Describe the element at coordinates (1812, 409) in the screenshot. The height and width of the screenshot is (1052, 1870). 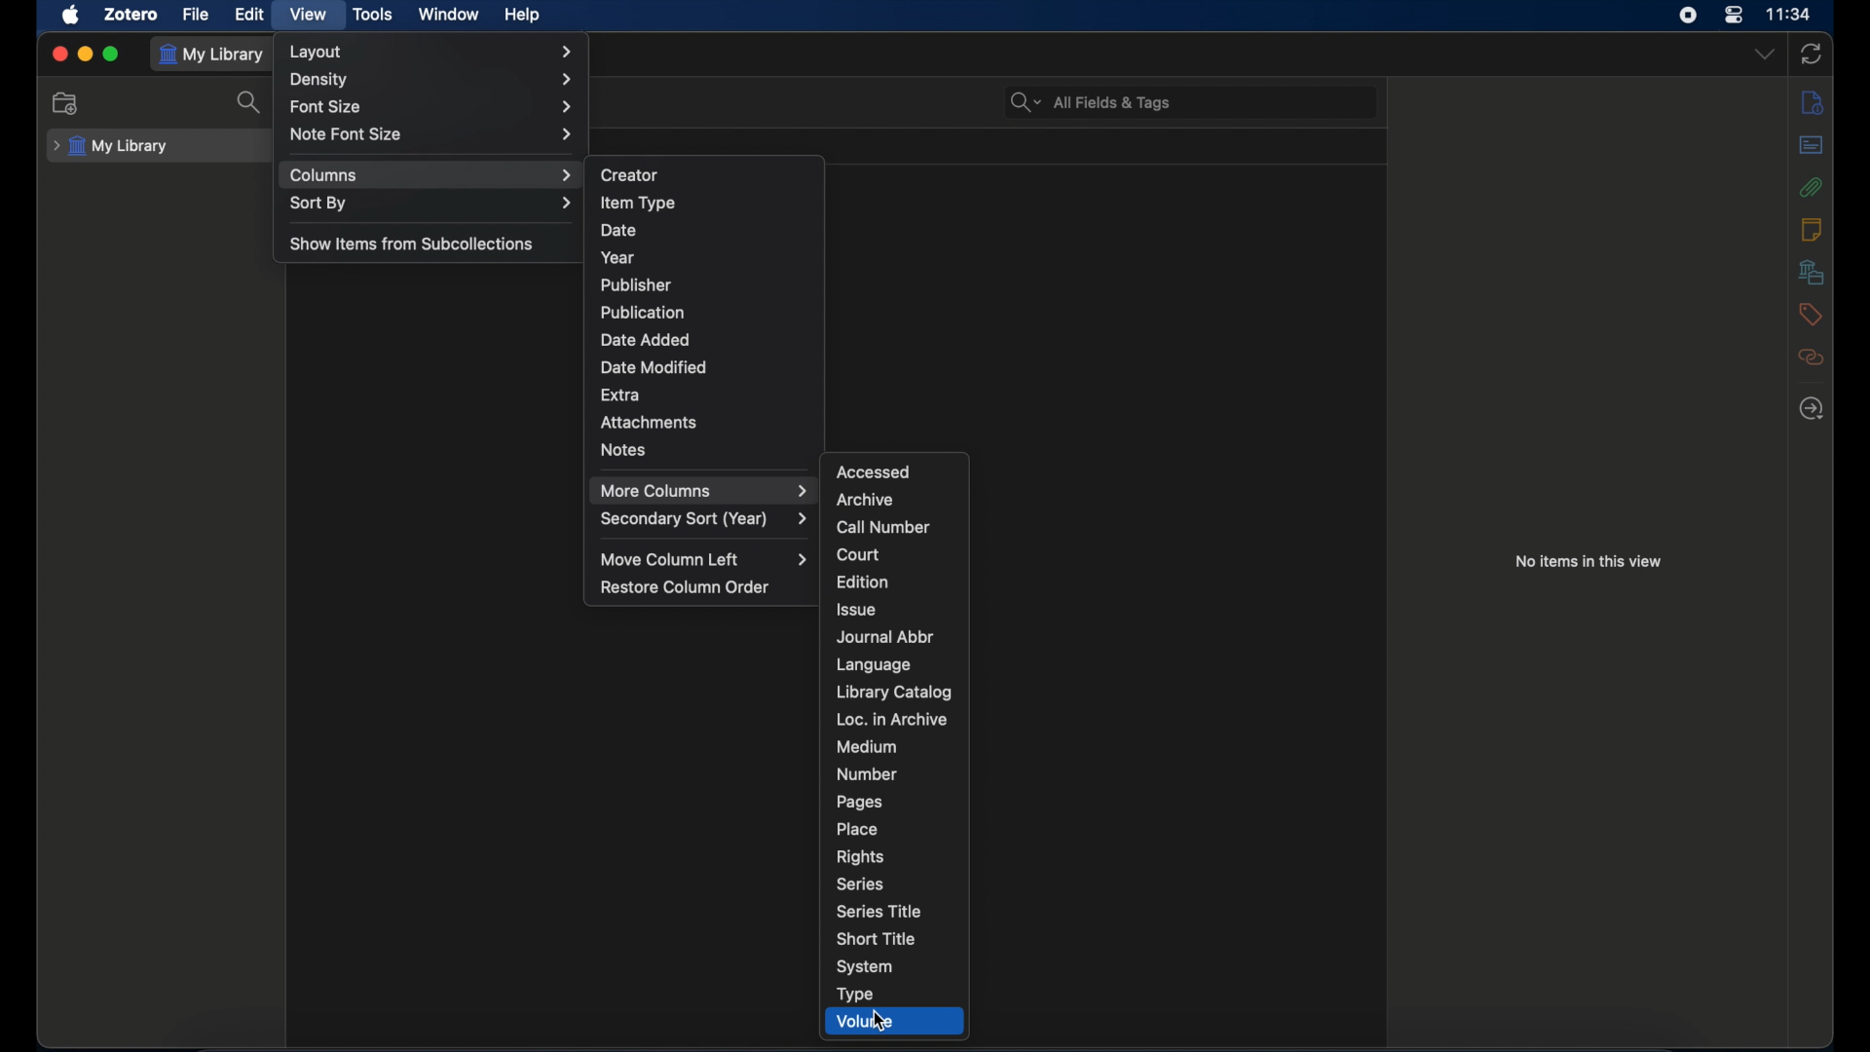
I see `locate` at that location.